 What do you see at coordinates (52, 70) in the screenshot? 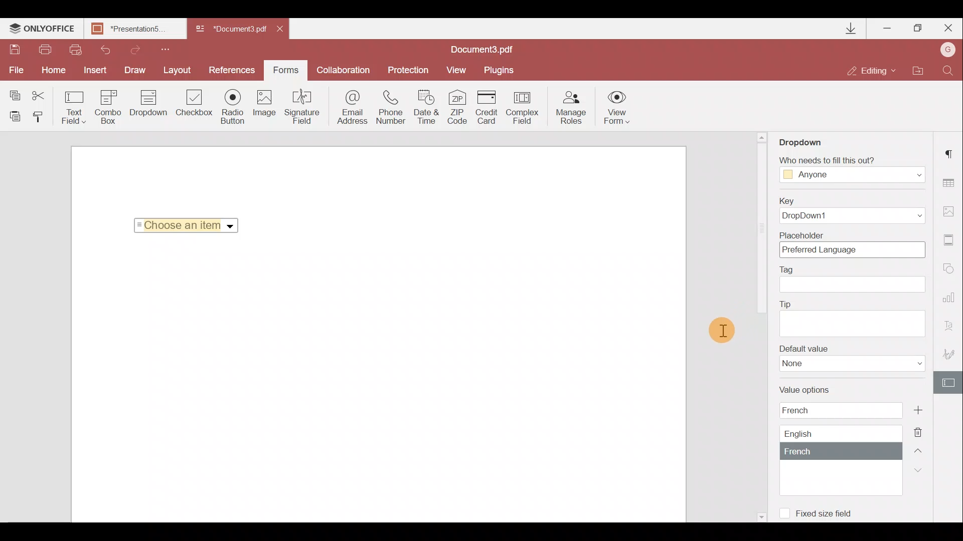
I see `Home` at bounding box center [52, 70].